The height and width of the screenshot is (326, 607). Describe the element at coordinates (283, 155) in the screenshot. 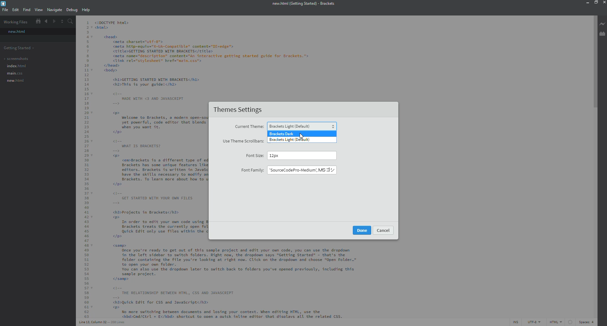

I see `size` at that location.